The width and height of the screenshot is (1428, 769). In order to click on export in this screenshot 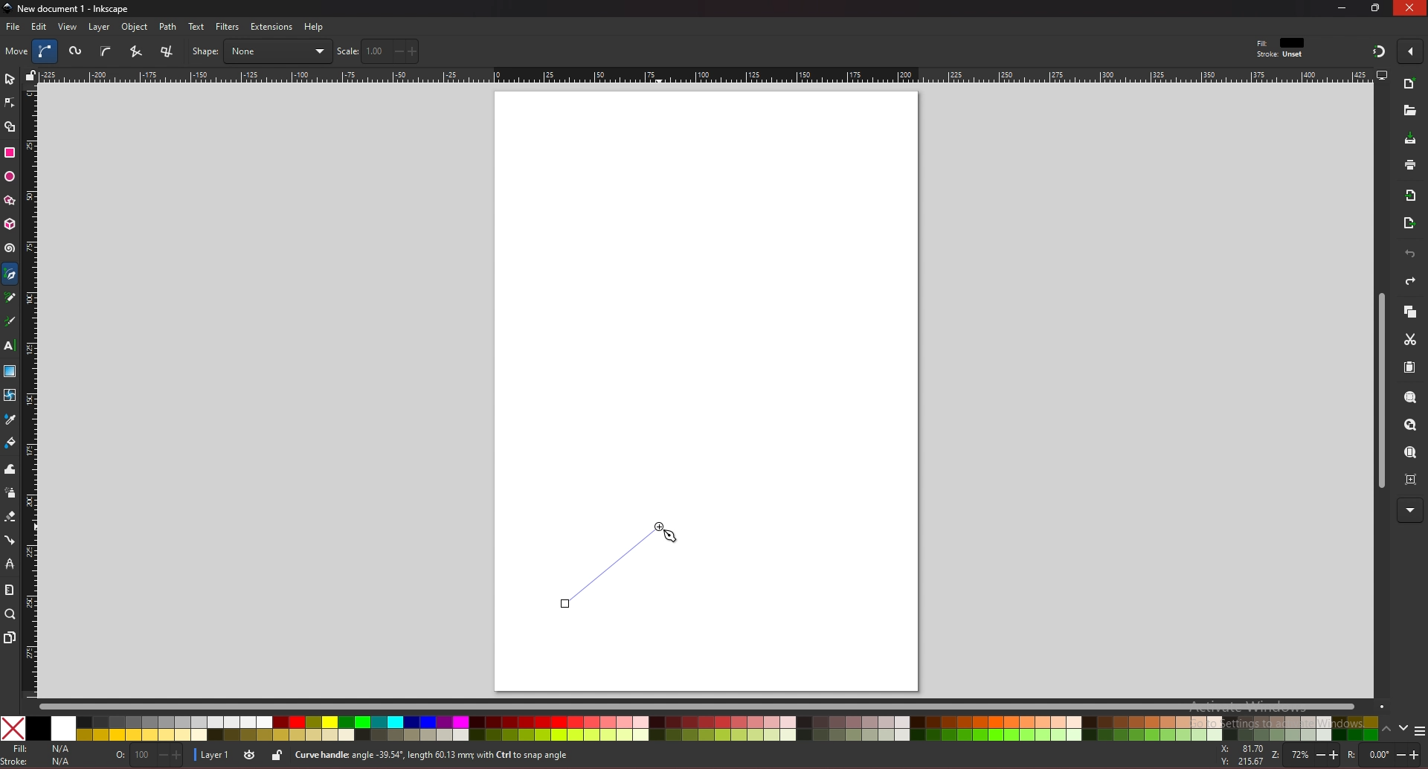, I will do `click(1409, 224)`.